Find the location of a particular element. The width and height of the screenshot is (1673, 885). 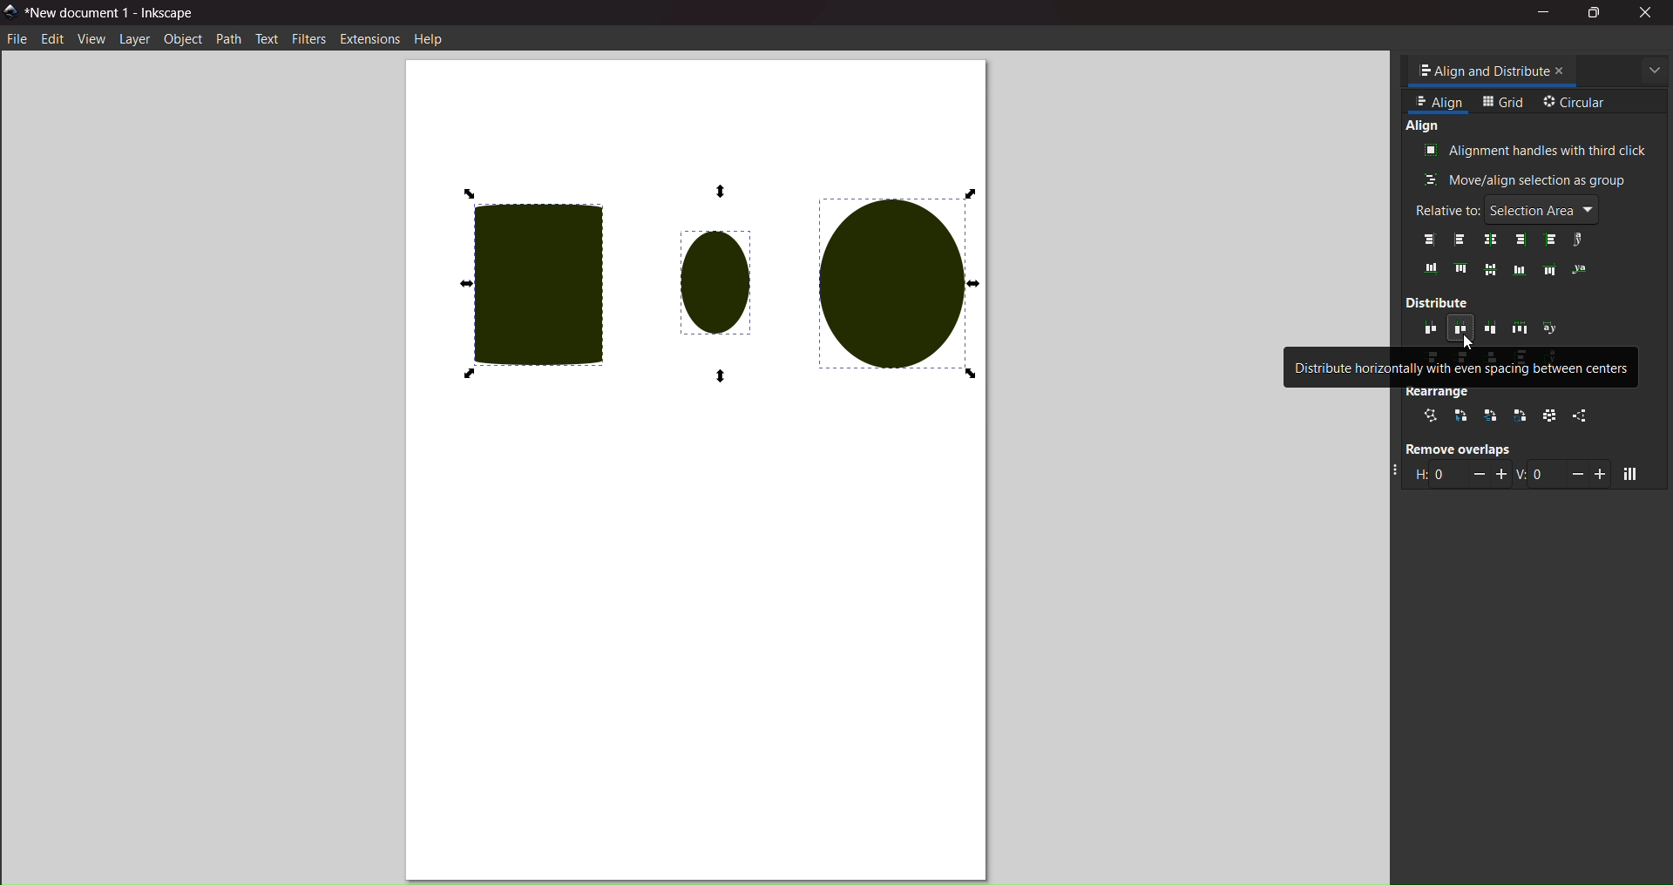

cursor is located at coordinates (1466, 341).